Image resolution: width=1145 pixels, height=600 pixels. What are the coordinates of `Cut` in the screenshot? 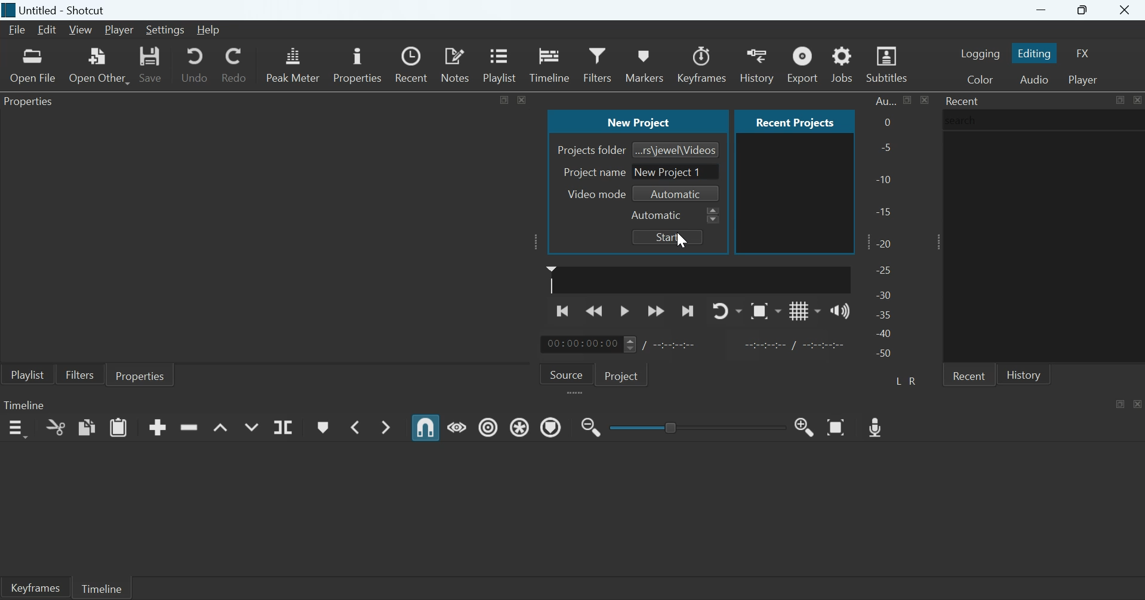 It's located at (56, 427).